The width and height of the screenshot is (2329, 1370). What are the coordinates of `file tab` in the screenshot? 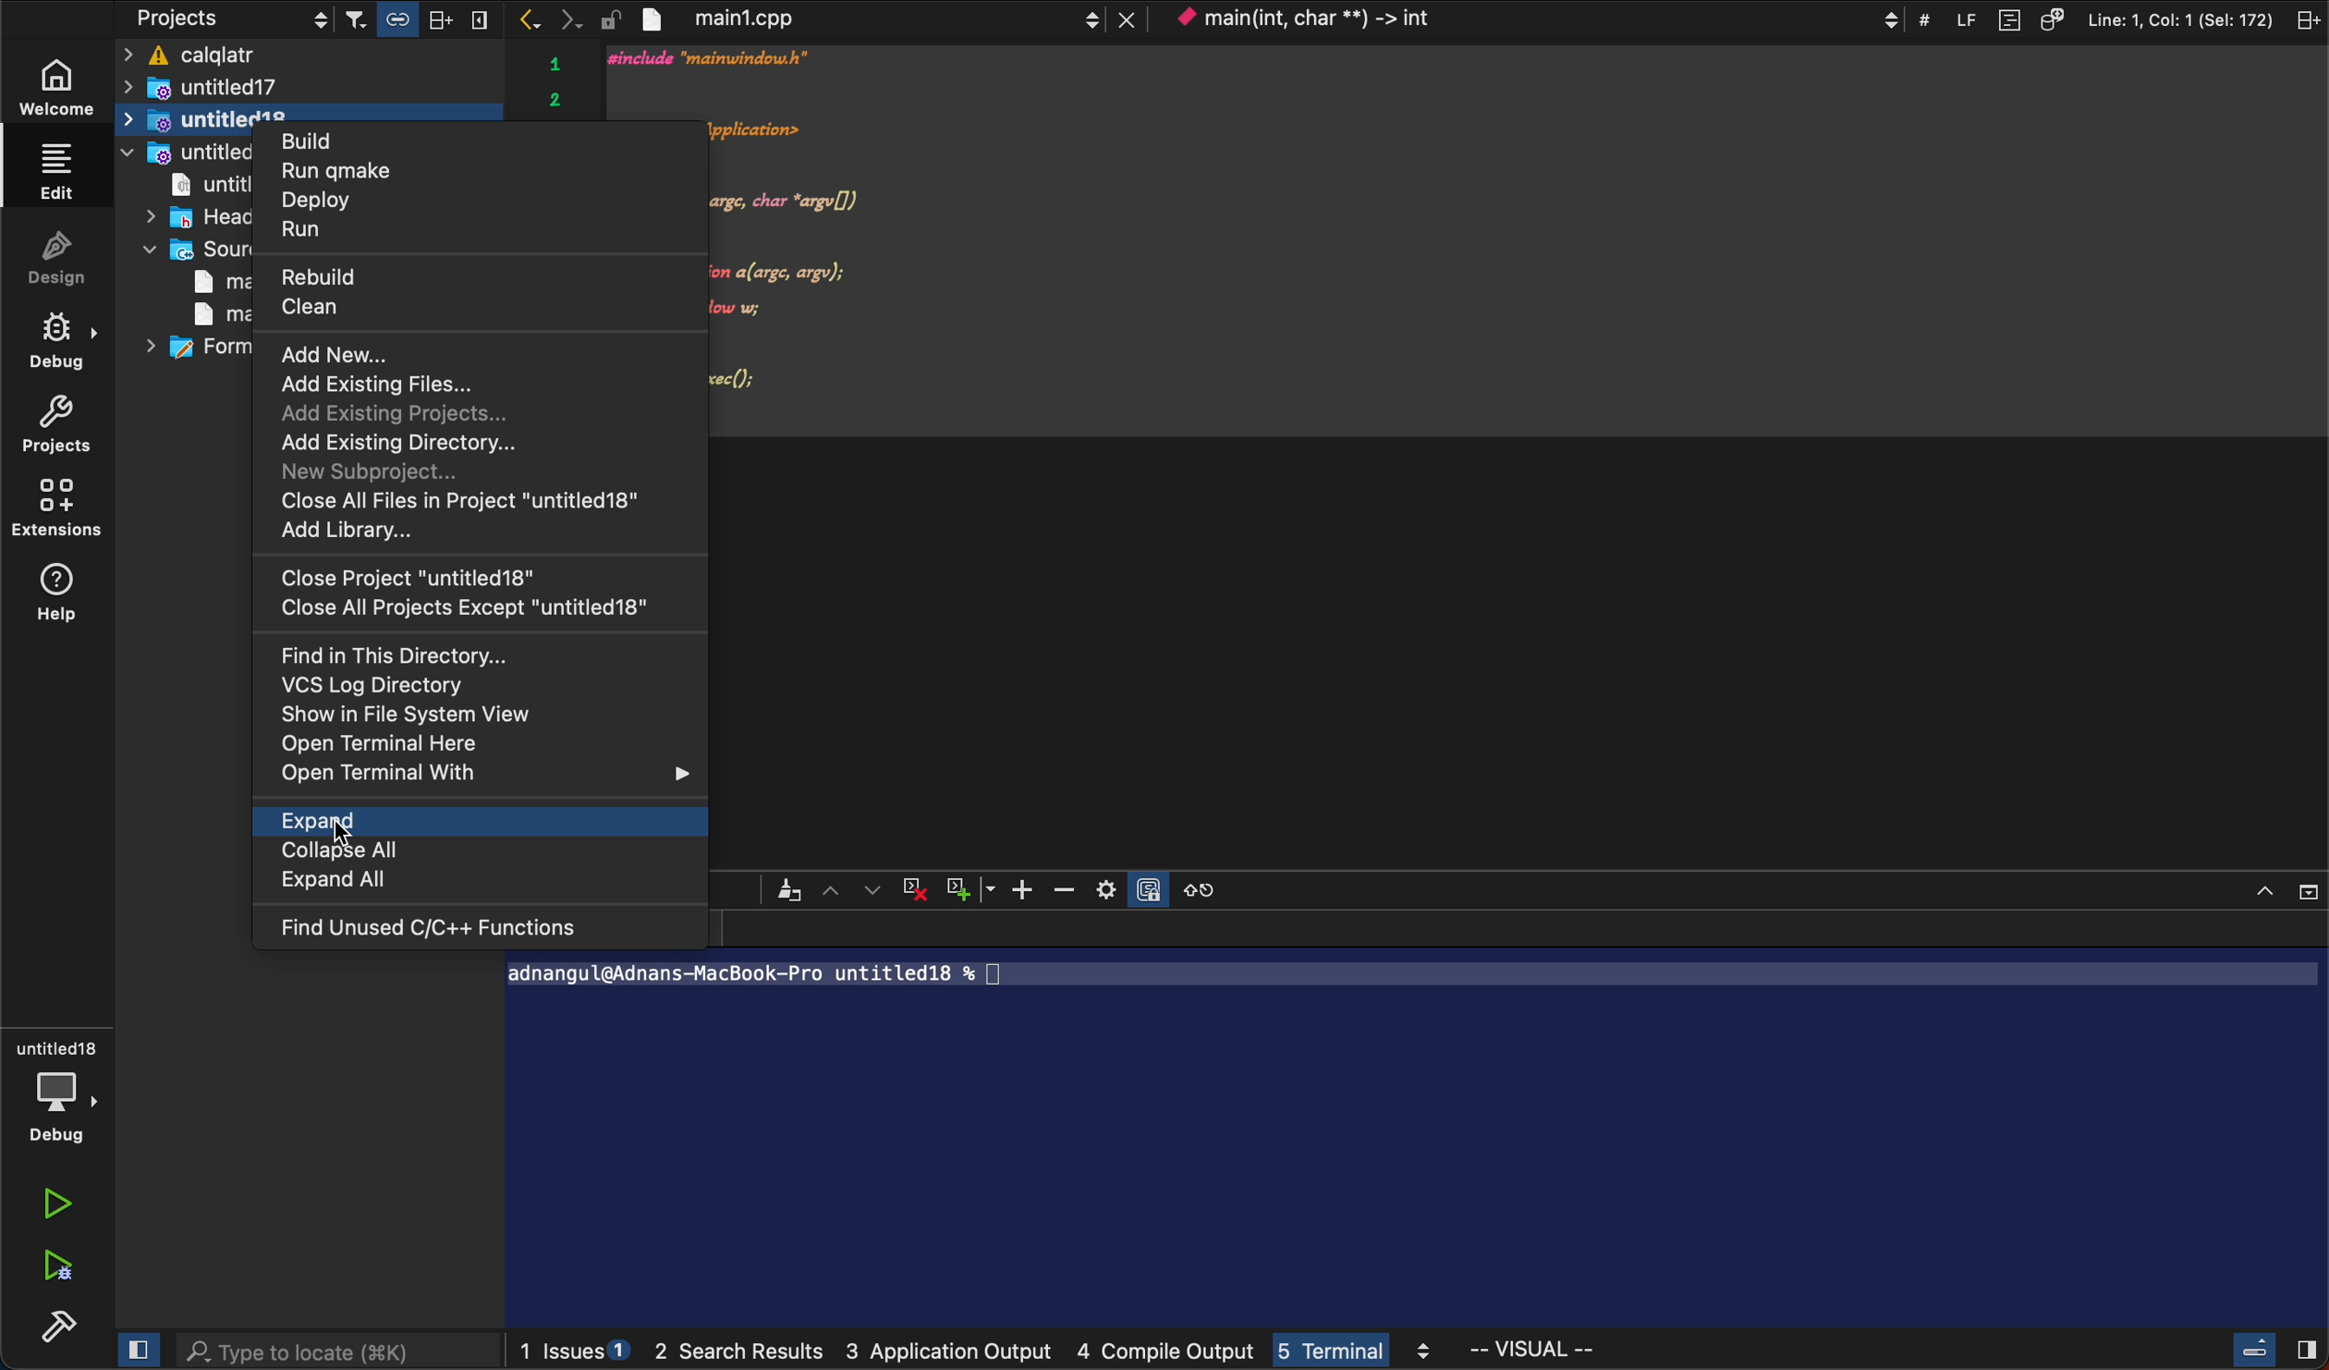 It's located at (853, 19).